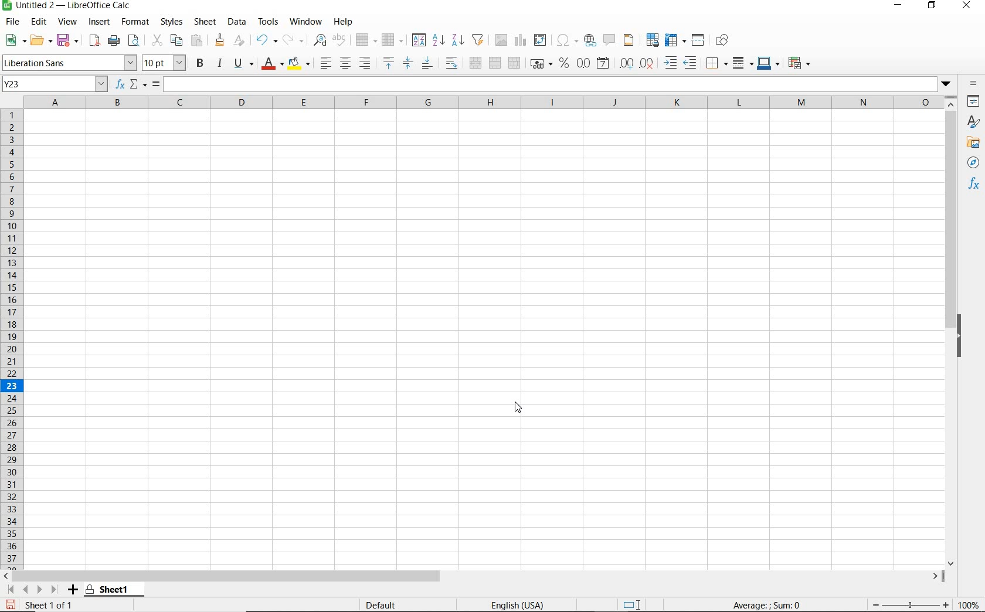 Image resolution: width=985 pixels, height=612 pixels. What do you see at coordinates (951, 331) in the screenshot?
I see `SCROLLBAR` at bounding box center [951, 331].